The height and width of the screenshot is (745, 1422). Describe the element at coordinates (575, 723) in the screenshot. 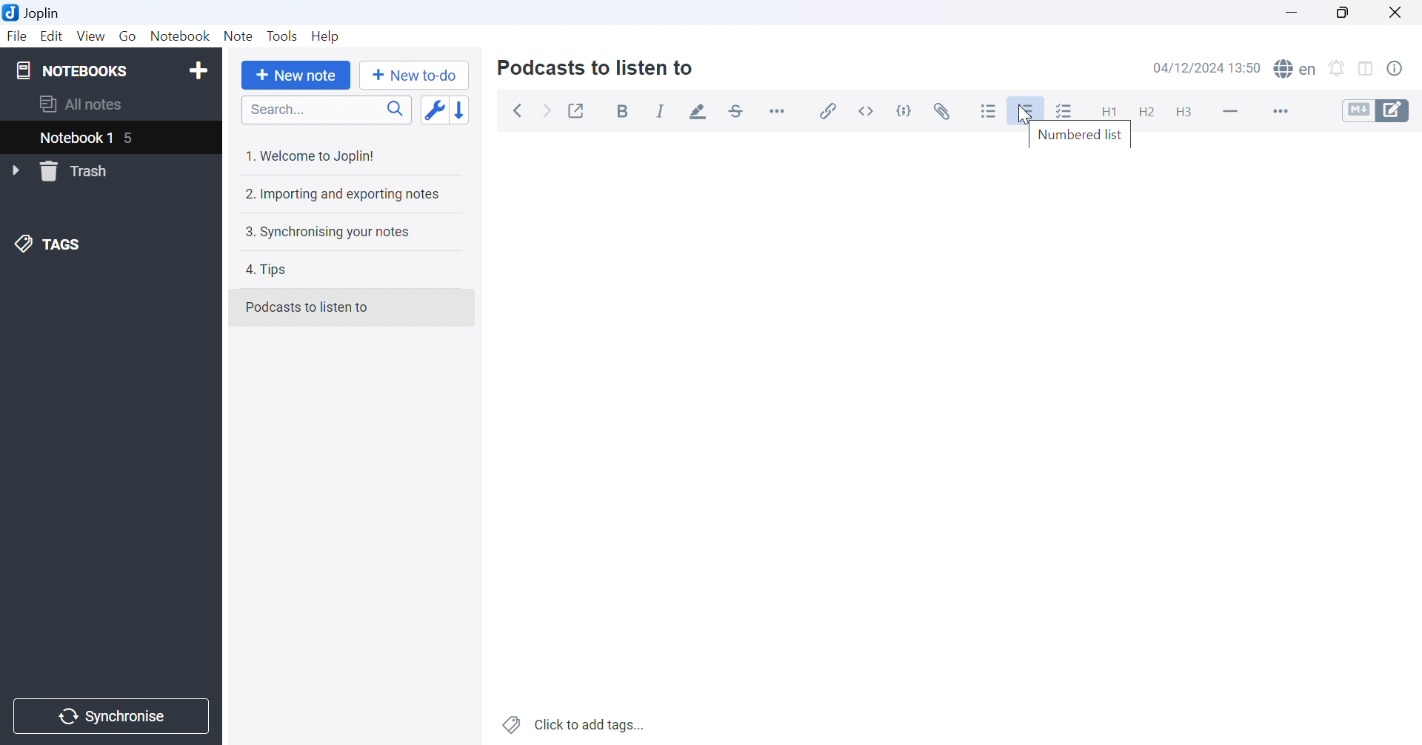

I see `Click to add notes...` at that location.